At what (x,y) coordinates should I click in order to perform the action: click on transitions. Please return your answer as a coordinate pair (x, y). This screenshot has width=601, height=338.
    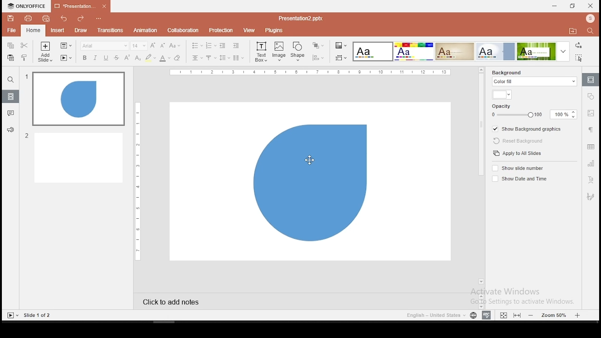
    Looking at the image, I should click on (110, 30).